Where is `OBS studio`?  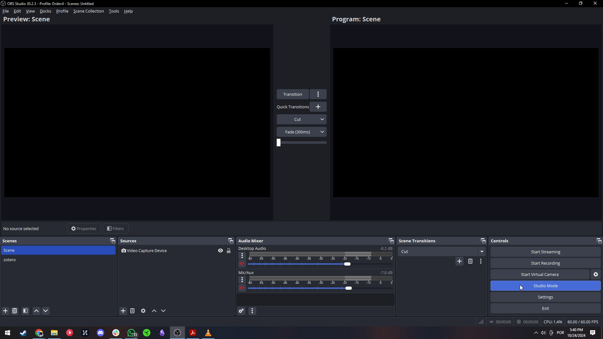 OBS studio is located at coordinates (177, 333).